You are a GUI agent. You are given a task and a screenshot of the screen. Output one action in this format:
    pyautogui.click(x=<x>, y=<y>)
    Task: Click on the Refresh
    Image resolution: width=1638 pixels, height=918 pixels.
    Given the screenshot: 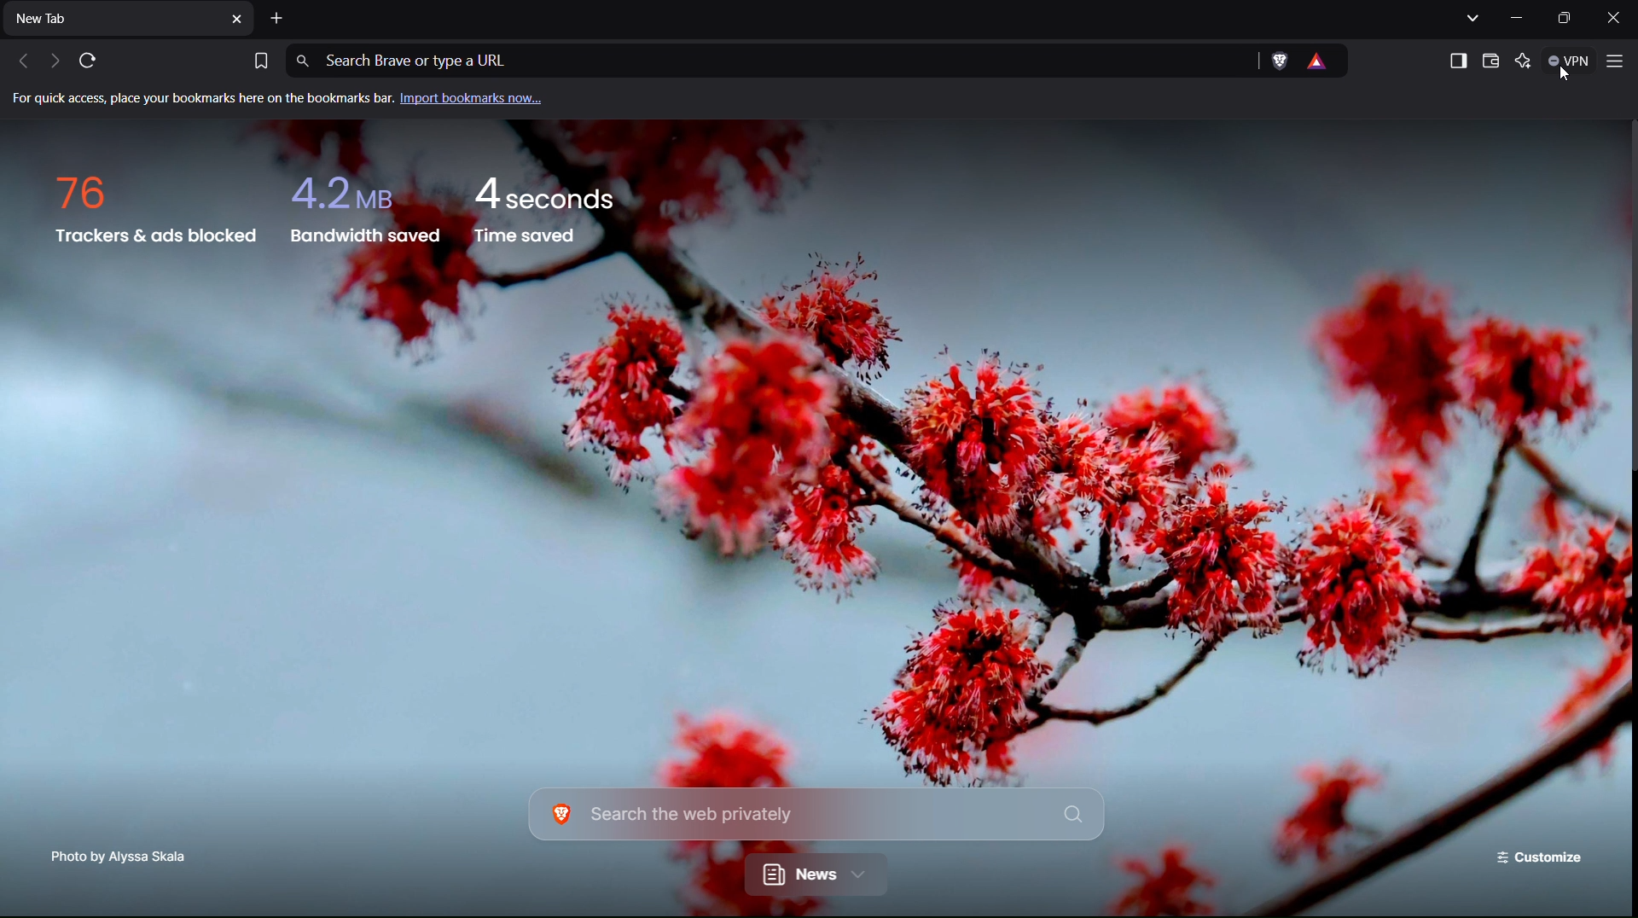 What is the action you would take?
    pyautogui.click(x=95, y=60)
    